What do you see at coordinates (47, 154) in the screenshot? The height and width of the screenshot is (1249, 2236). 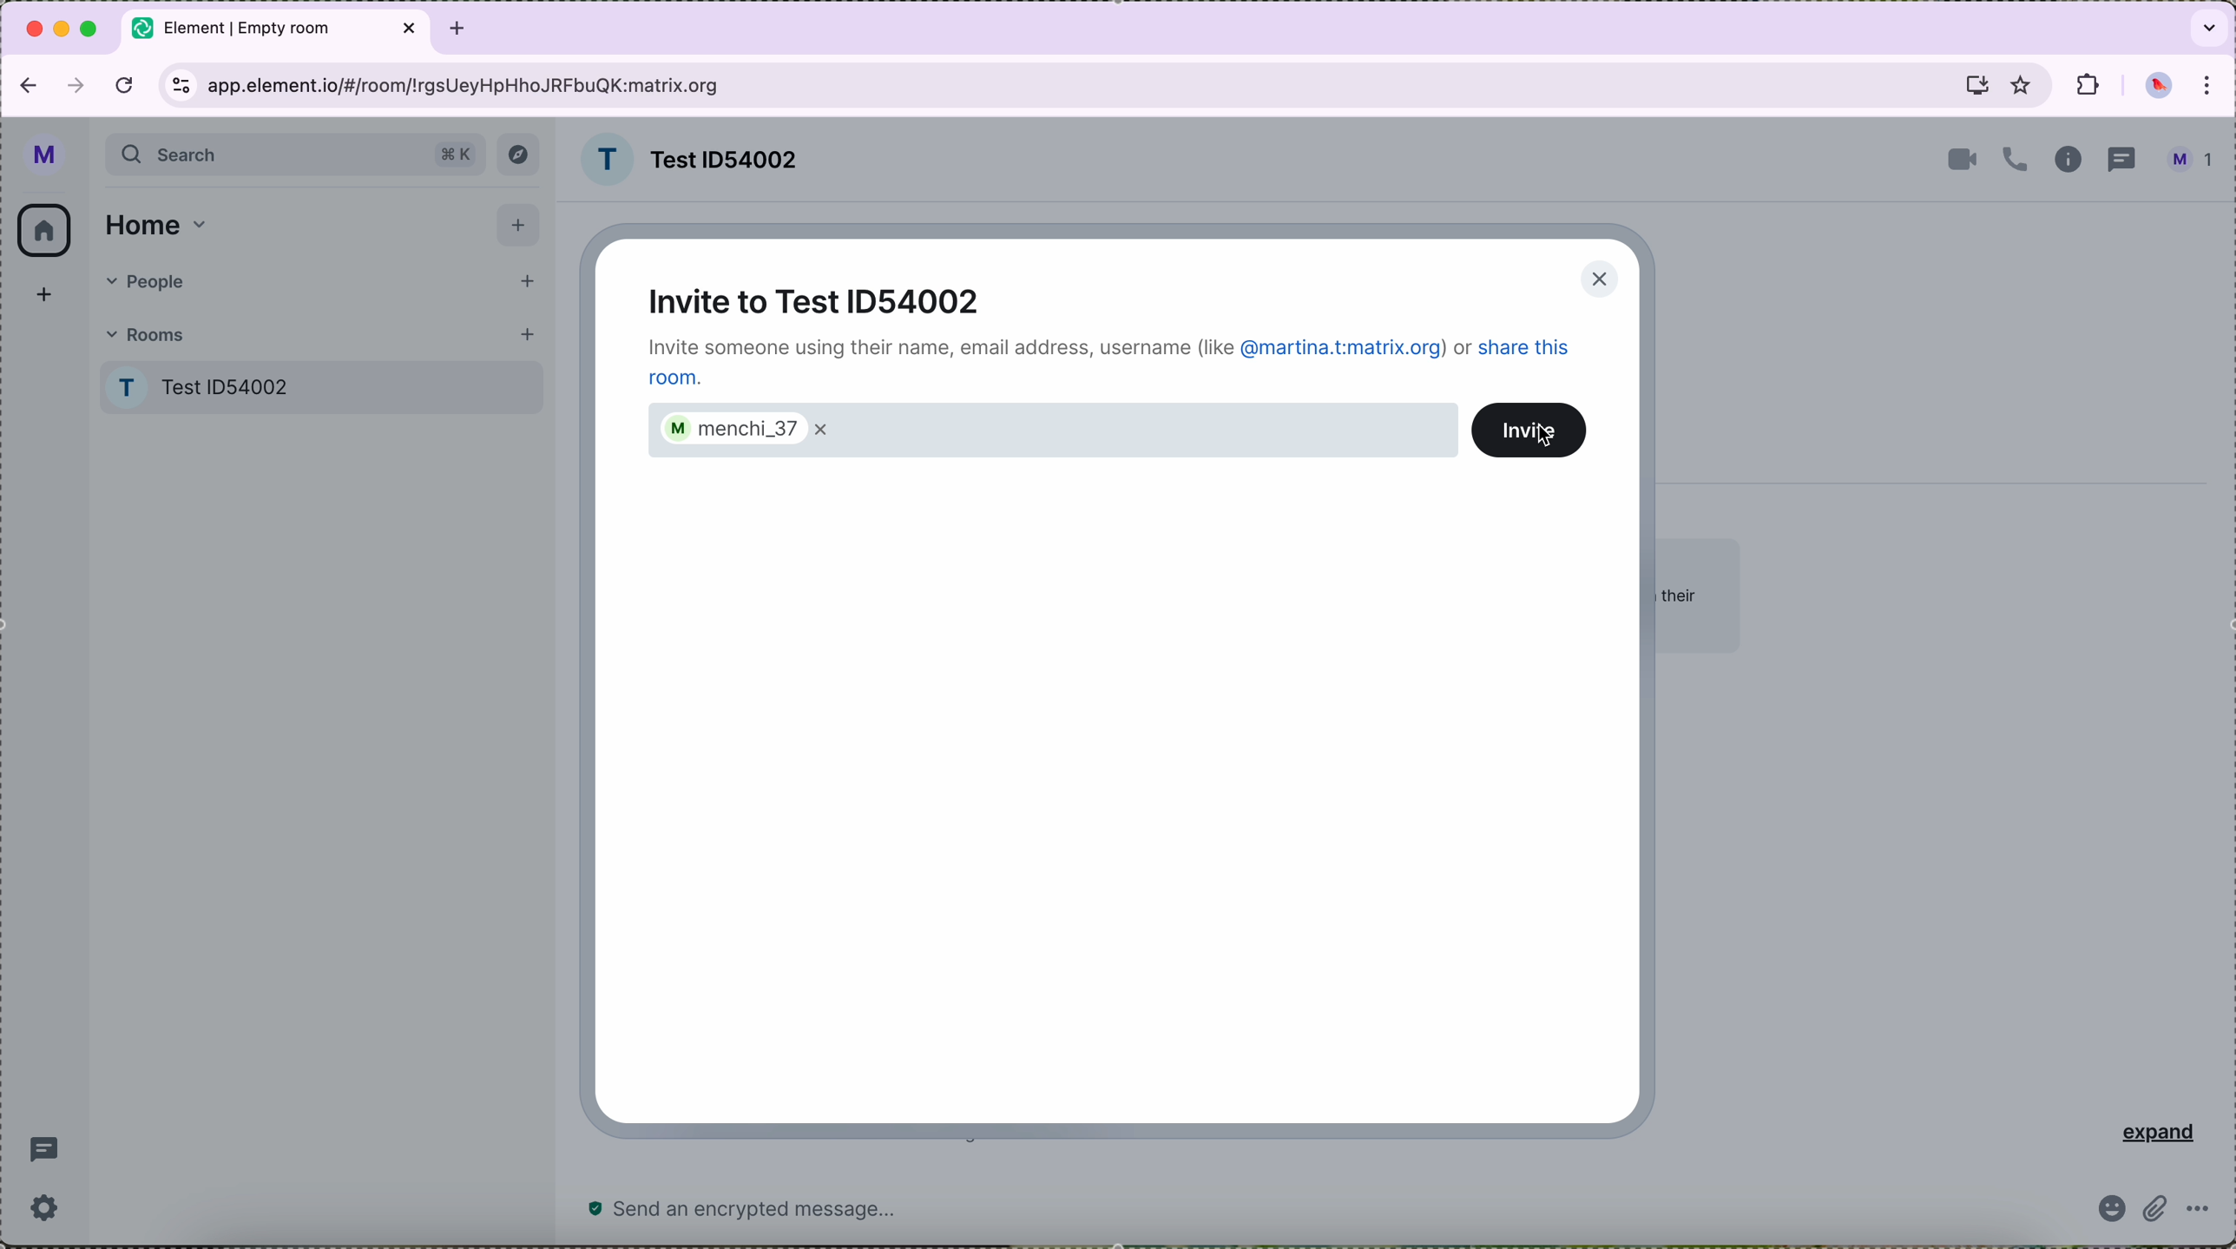 I see `profile` at bounding box center [47, 154].